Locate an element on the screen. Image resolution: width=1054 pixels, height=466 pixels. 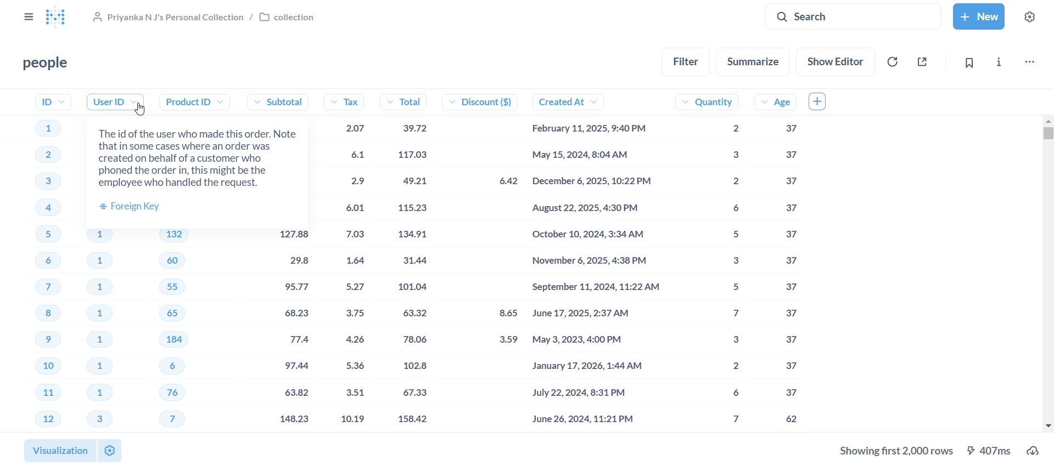
user ID's is located at coordinates (112, 260).